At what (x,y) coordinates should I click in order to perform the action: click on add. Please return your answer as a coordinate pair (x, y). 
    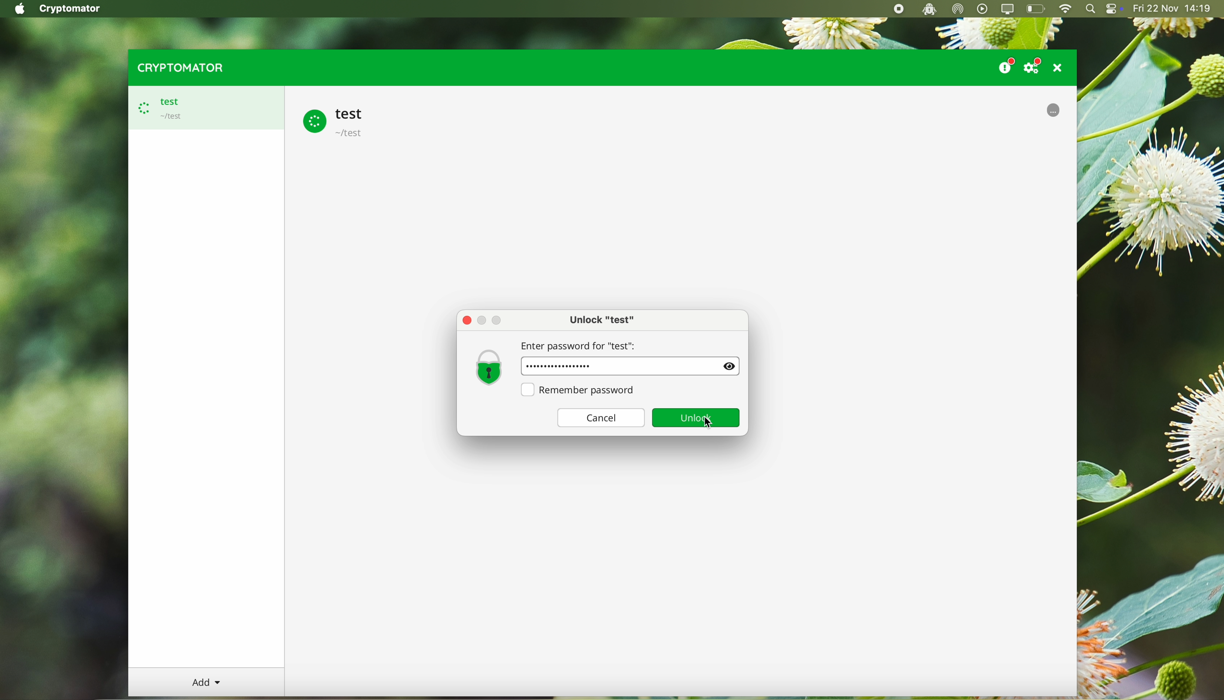
    Looking at the image, I should click on (206, 683).